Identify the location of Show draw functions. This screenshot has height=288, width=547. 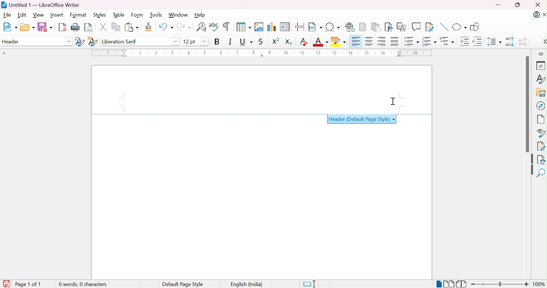
(474, 27).